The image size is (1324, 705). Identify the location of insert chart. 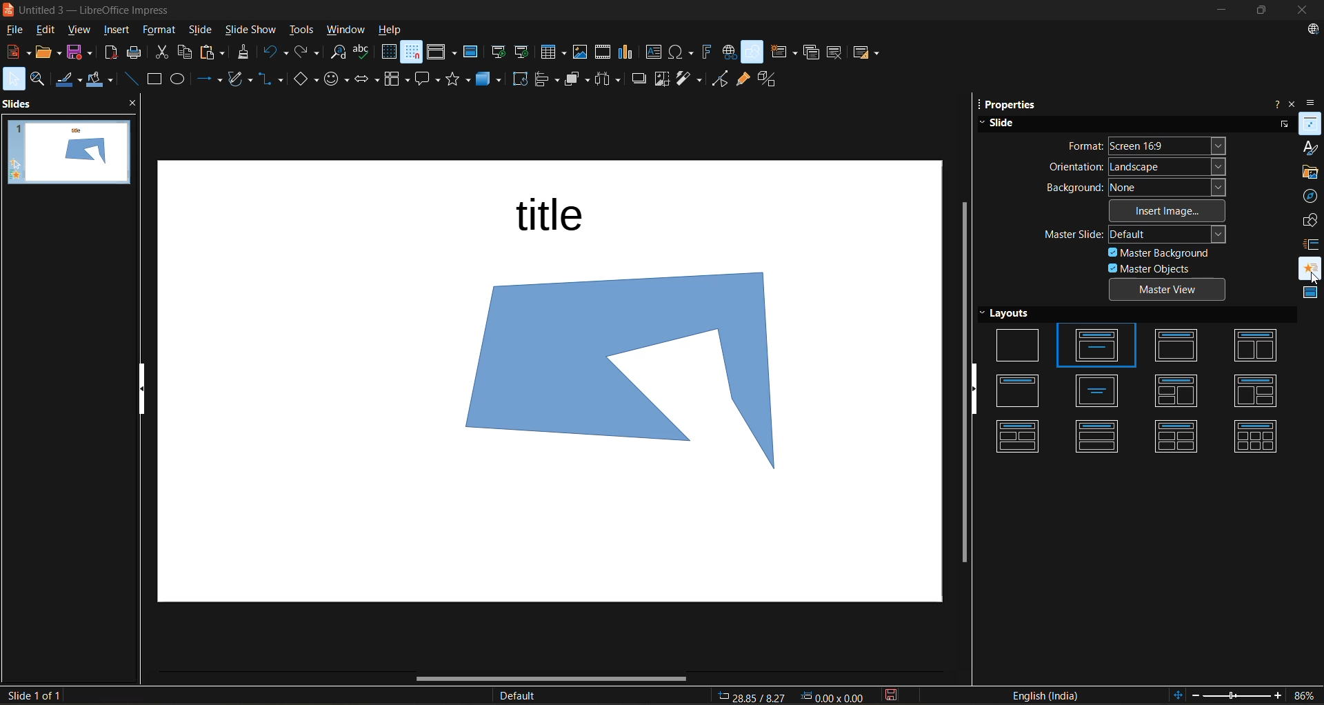
(625, 52).